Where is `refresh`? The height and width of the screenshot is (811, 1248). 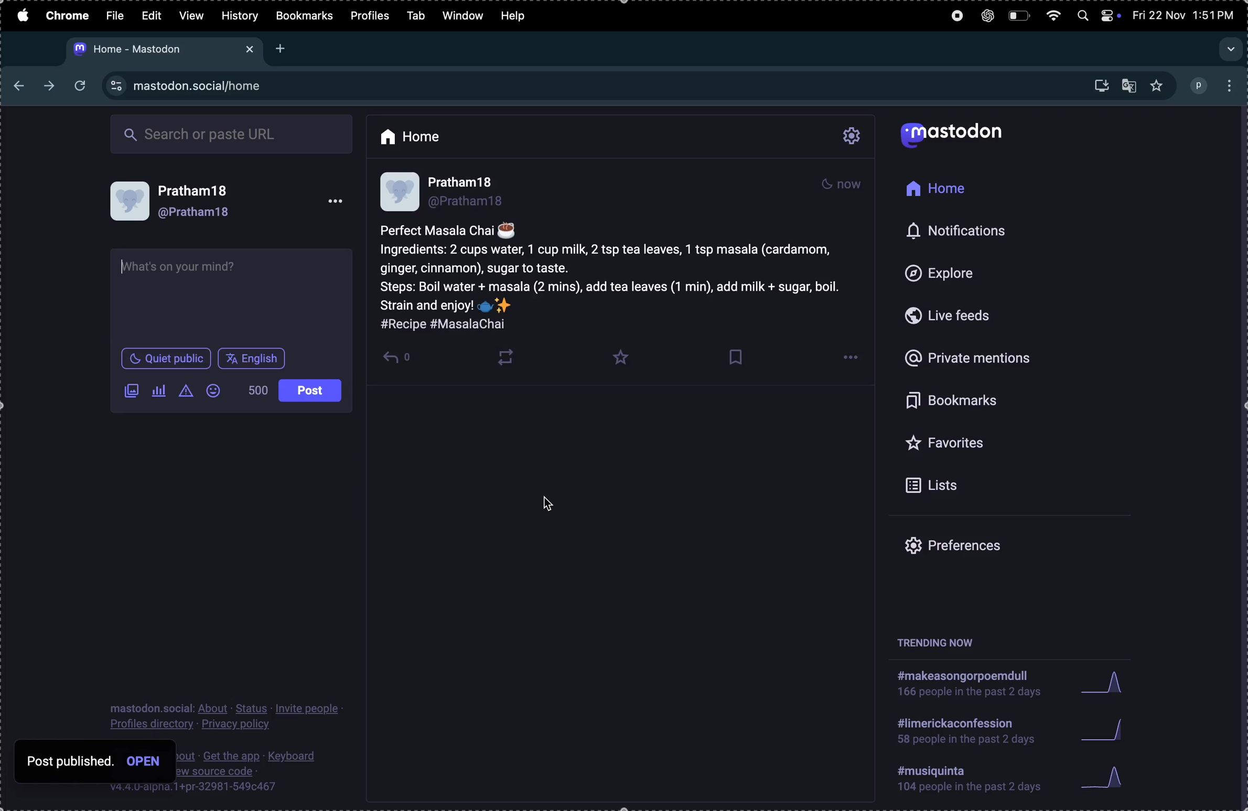
refresh is located at coordinates (83, 88).